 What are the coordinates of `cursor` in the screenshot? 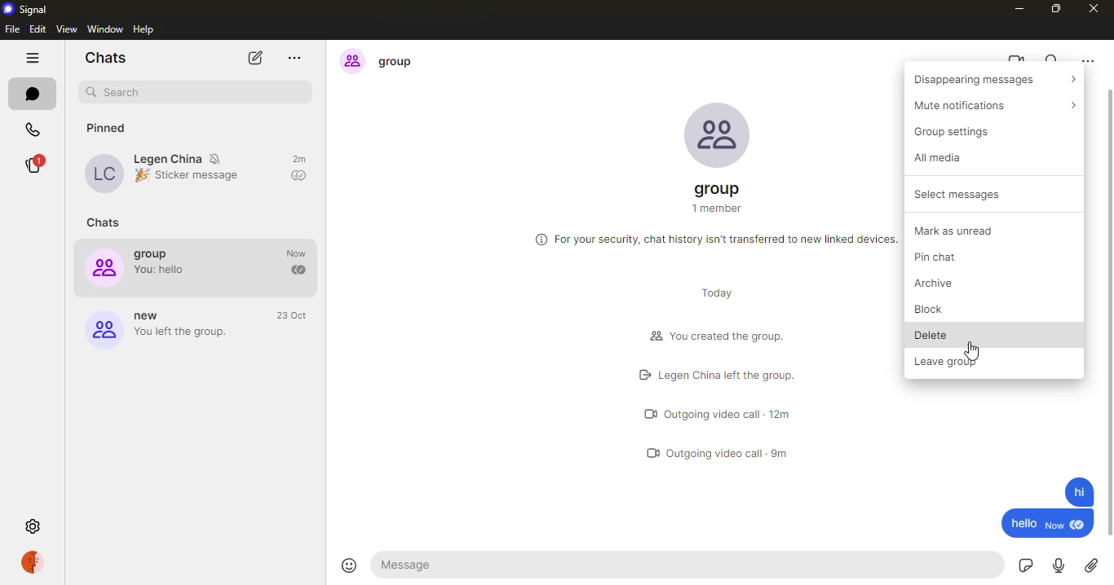 It's located at (974, 348).